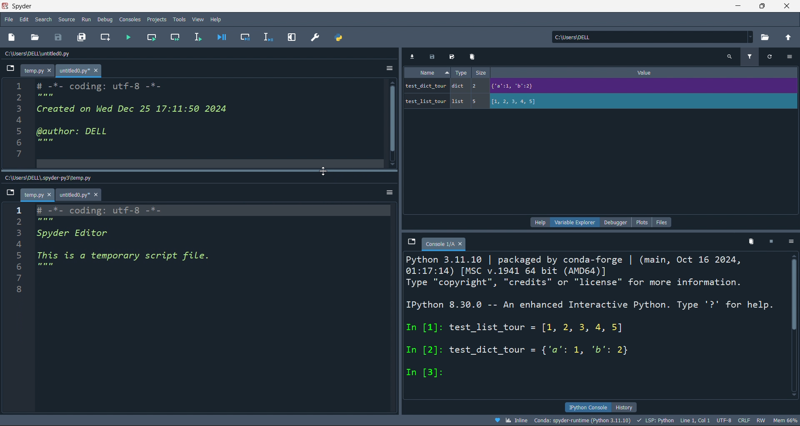  What do you see at coordinates (196, 19) in the screenshot?
I see `view` at bounding box center [196, 19].